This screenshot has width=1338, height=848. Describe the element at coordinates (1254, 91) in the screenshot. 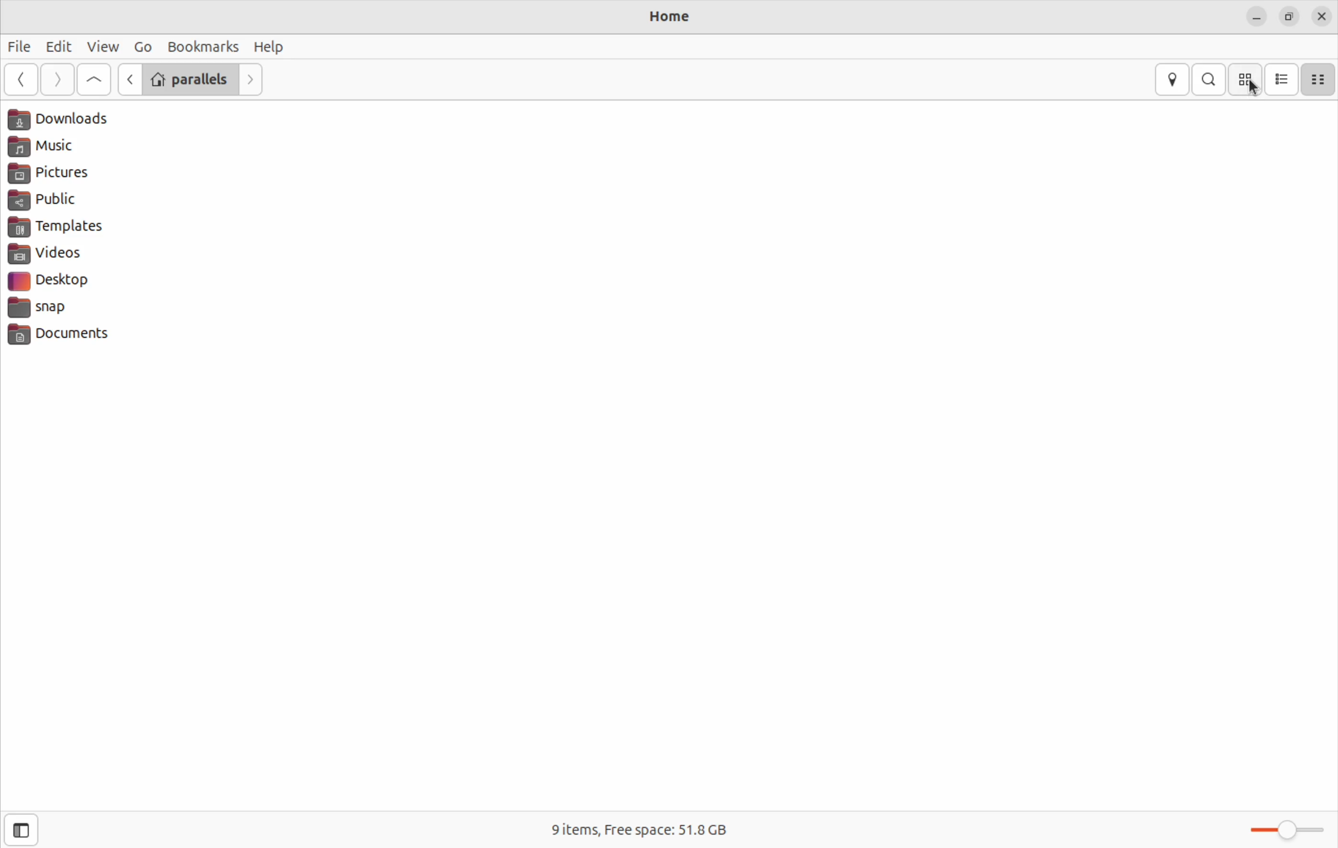

I see `Cursor` at that location.